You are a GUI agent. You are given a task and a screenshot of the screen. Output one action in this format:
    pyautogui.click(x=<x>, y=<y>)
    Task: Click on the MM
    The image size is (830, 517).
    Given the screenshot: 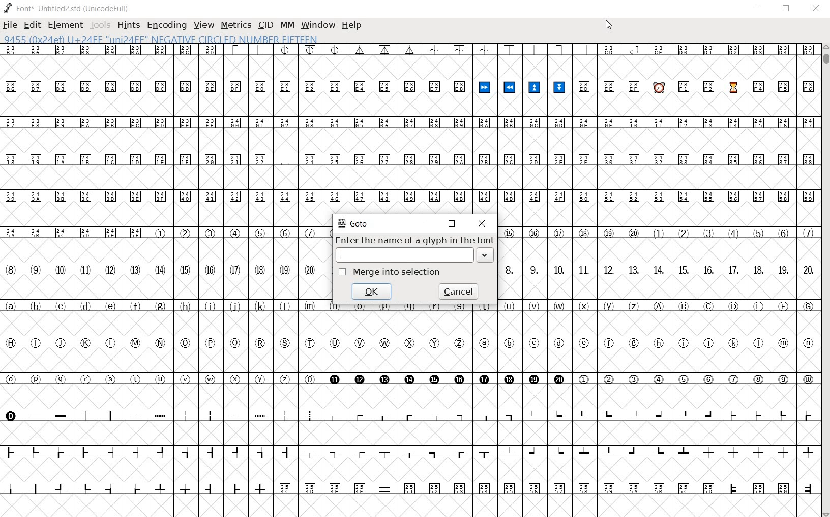 What is the action you would take?
    pyautogui.click(x=287, y=24)
    